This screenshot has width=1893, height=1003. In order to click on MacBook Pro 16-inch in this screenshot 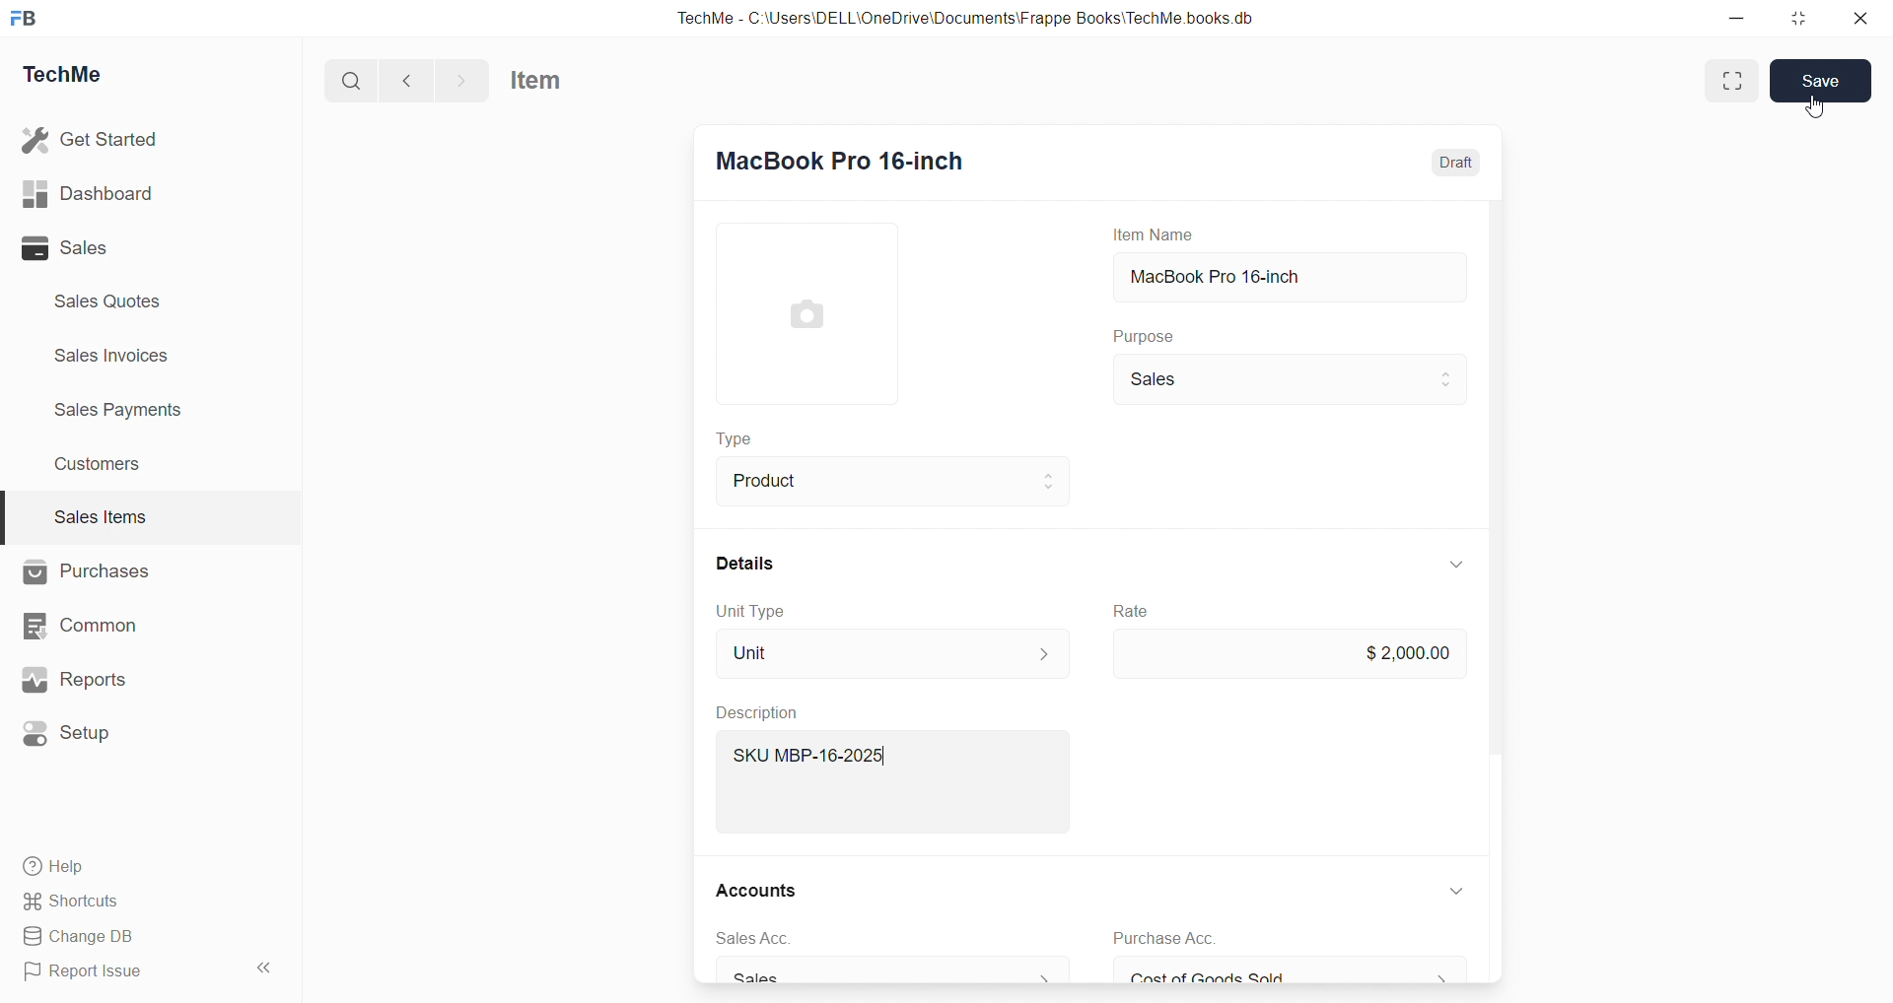, I will do `click(1288, 277)`.